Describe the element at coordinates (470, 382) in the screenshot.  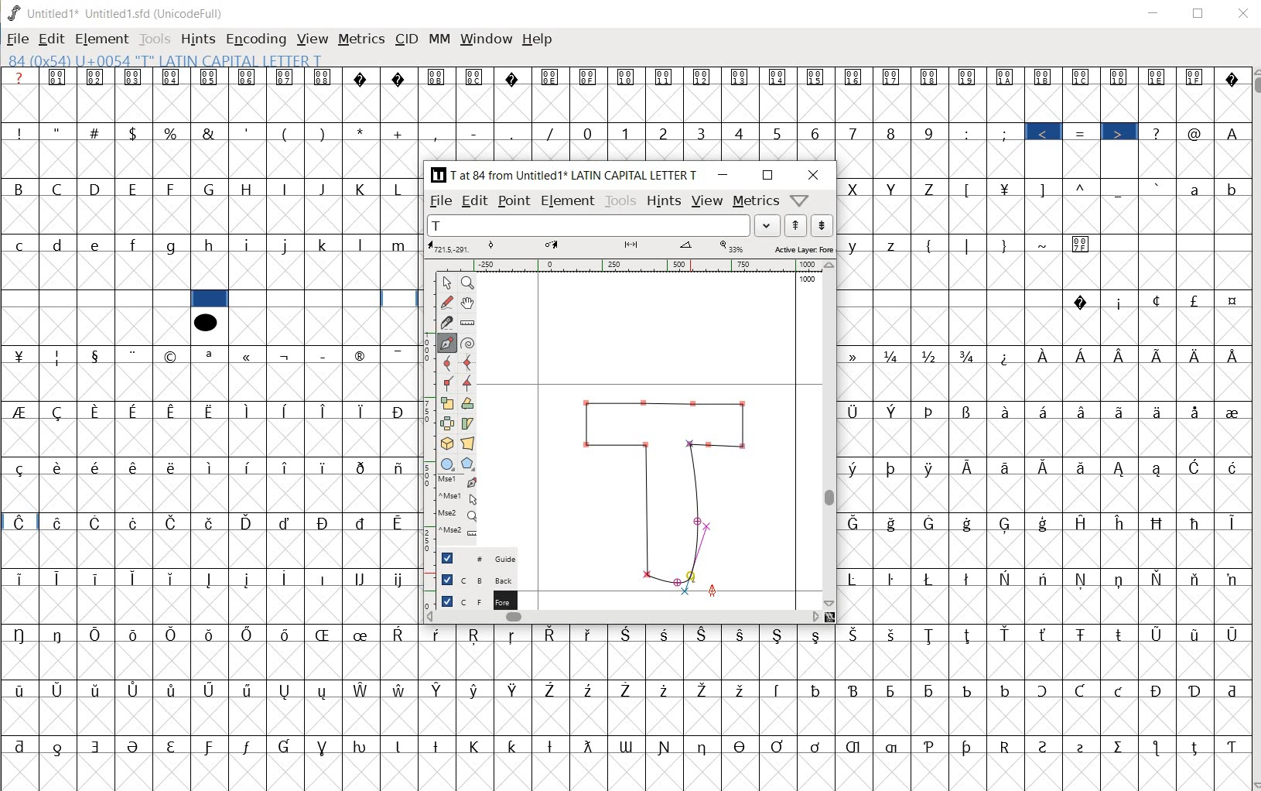
I see `tangent` at that location.